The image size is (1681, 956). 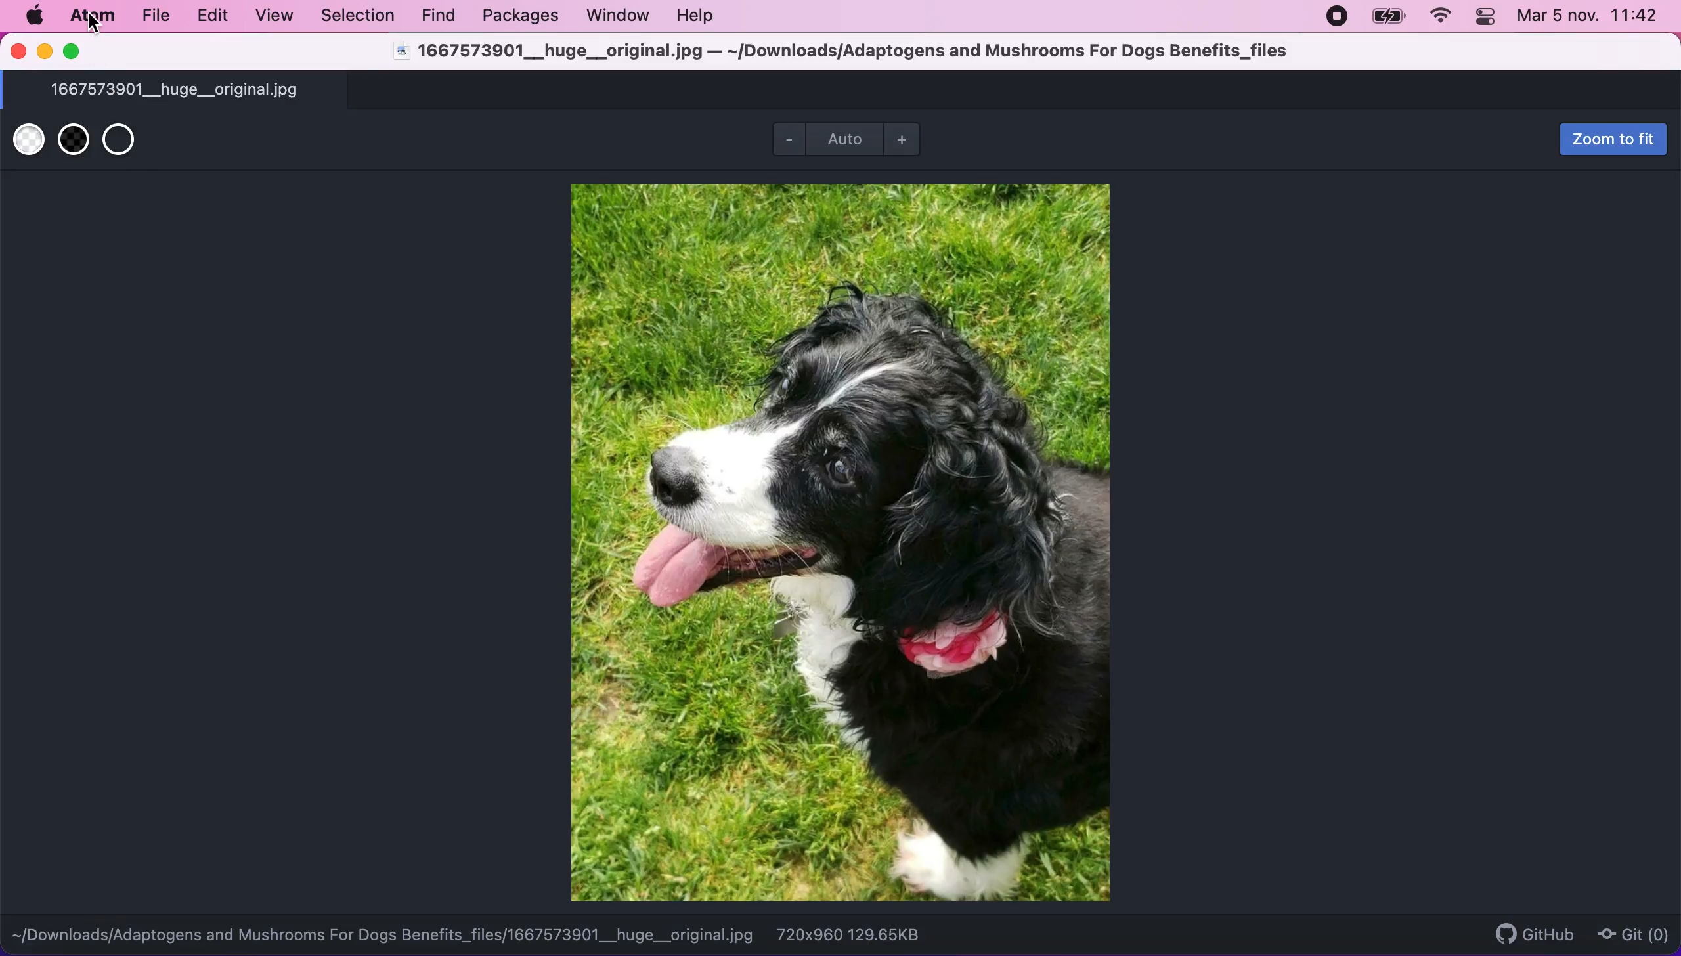 What do you see at coordinates (137, 141) in the screenshot?
I see `use transparent background` at bounding box center [137, 141].